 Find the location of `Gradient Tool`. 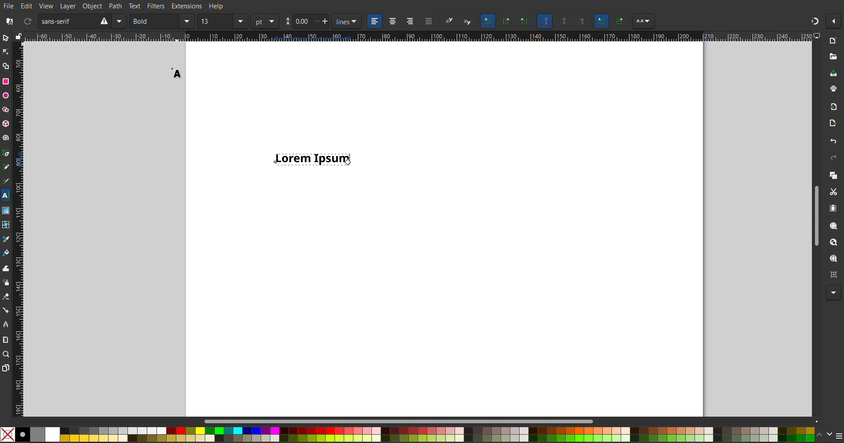

Gradient Tool is located at coordinates (6, 209).